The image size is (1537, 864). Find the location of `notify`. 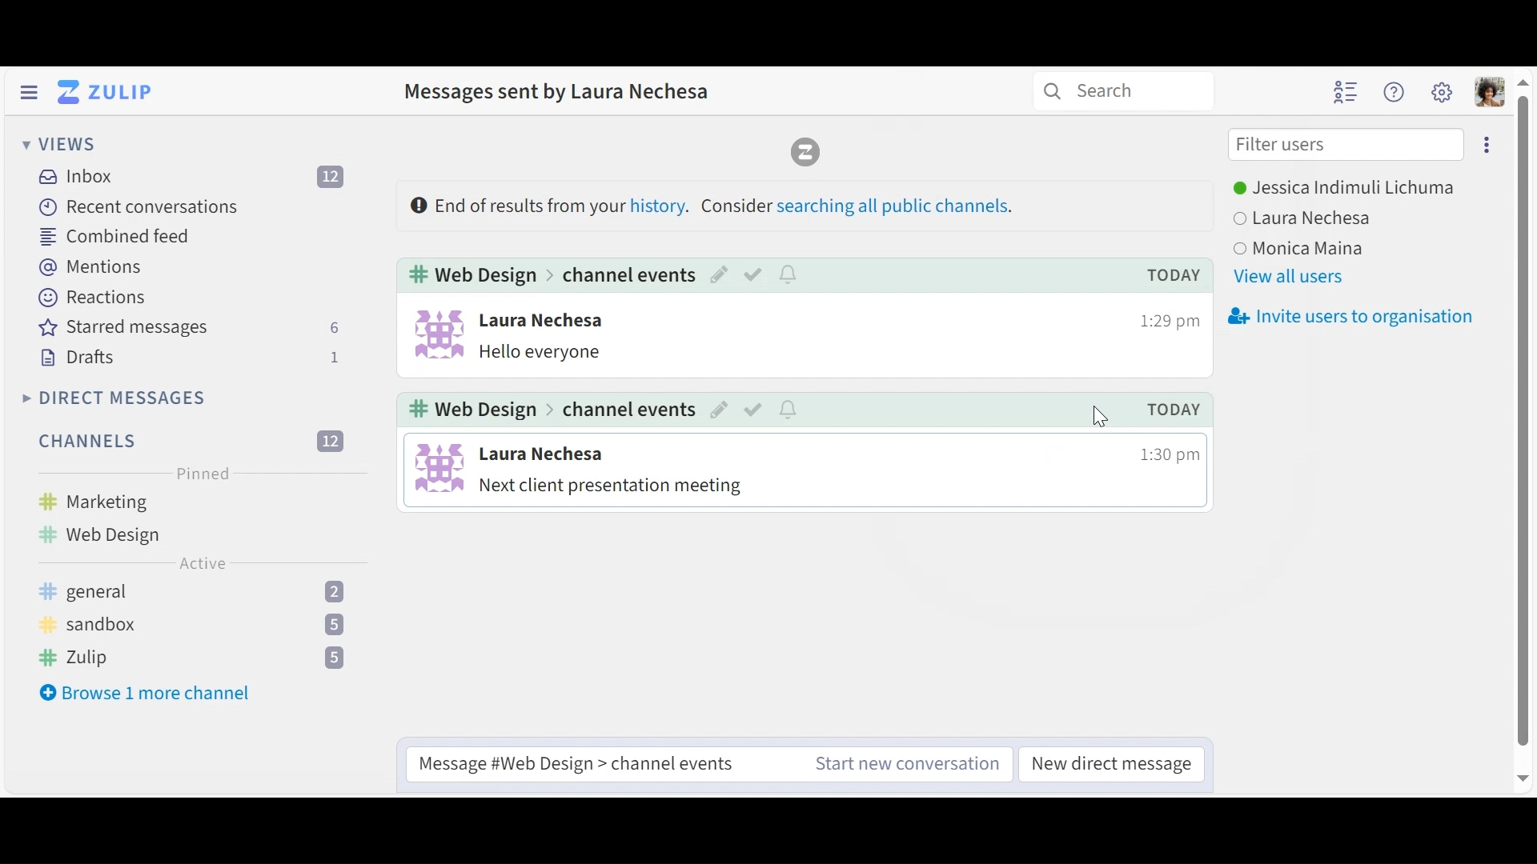

notify is located at coordinates (786, 408).